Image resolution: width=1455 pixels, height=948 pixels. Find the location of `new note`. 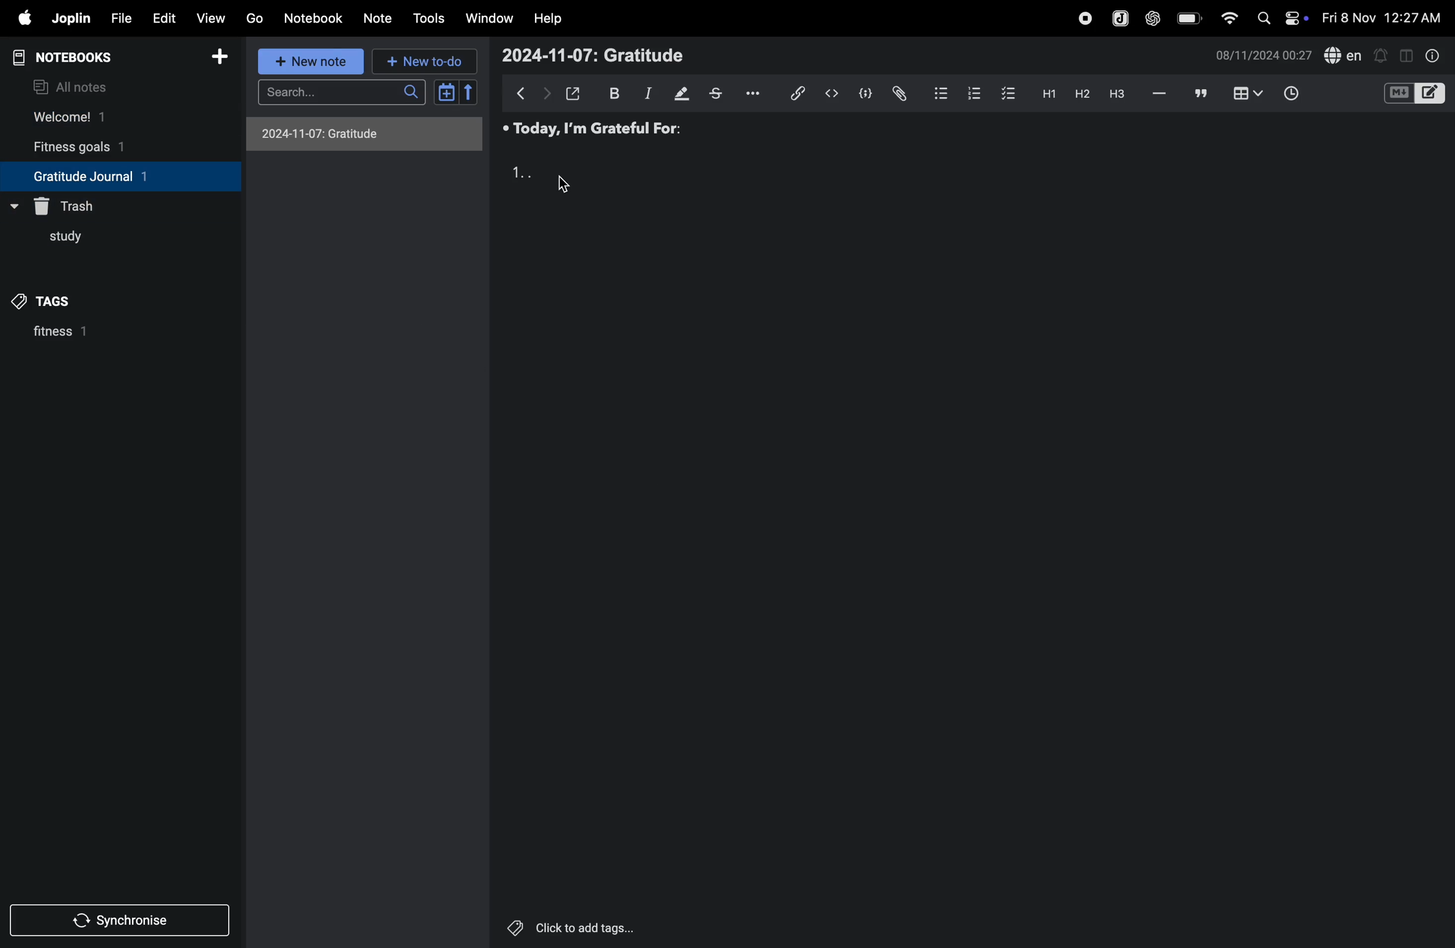

new note is located at coordinates (312, 63).